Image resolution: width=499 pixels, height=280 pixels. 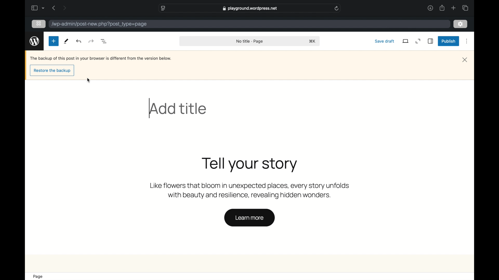 I want to click on new page, so click(x=67, y=41).